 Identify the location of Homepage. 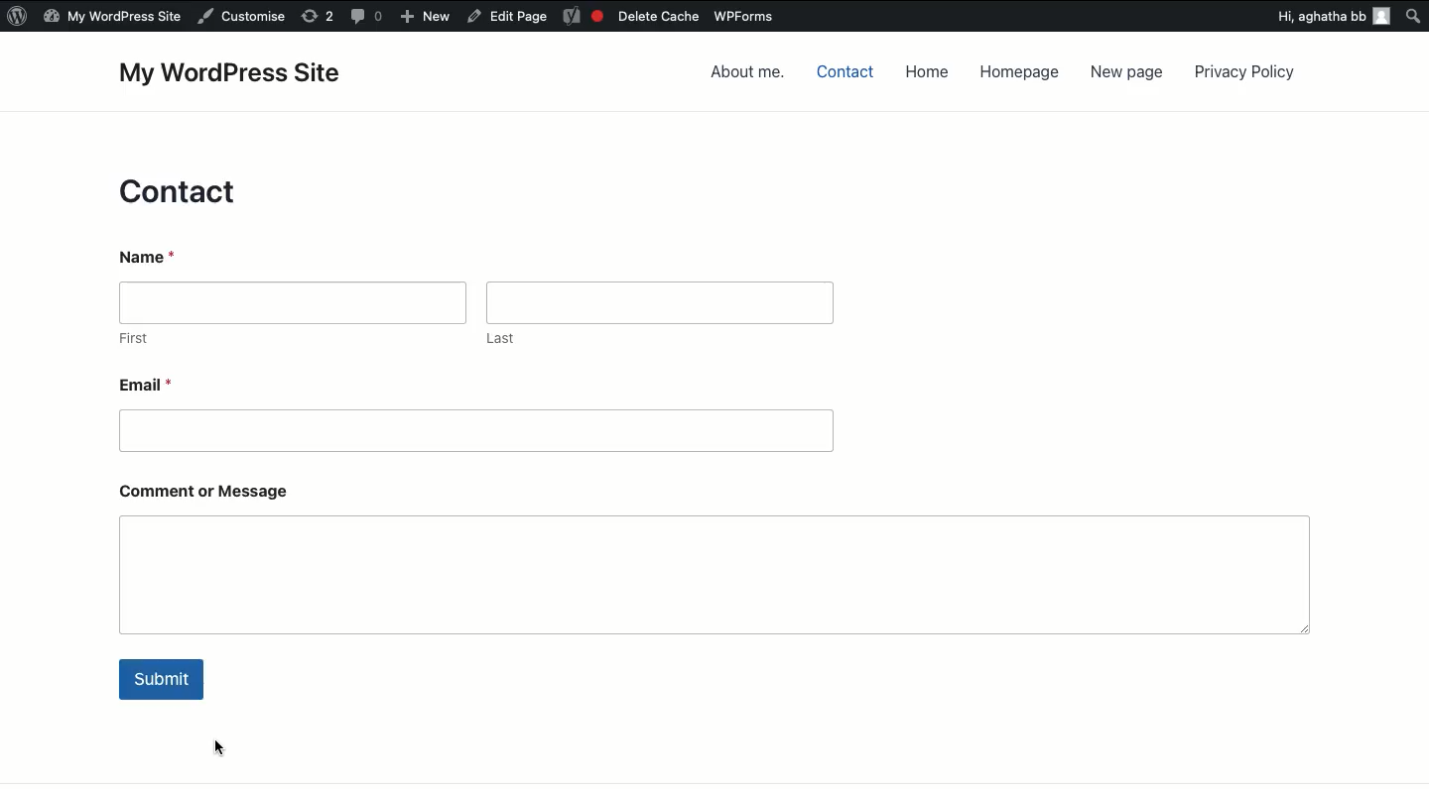
(1023, 71).